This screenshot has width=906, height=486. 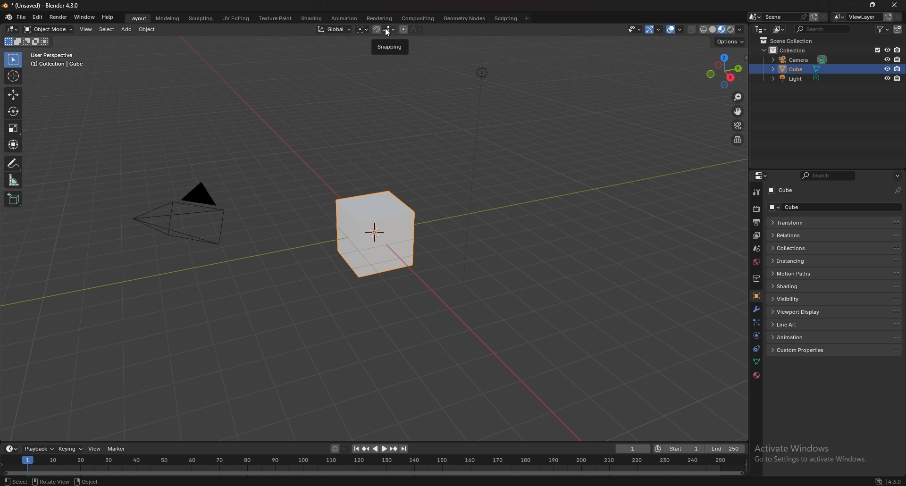 What do you see at coordinates (823, 17) in the screenshot?
I see `delete scene` at bounding box center [823, 17].